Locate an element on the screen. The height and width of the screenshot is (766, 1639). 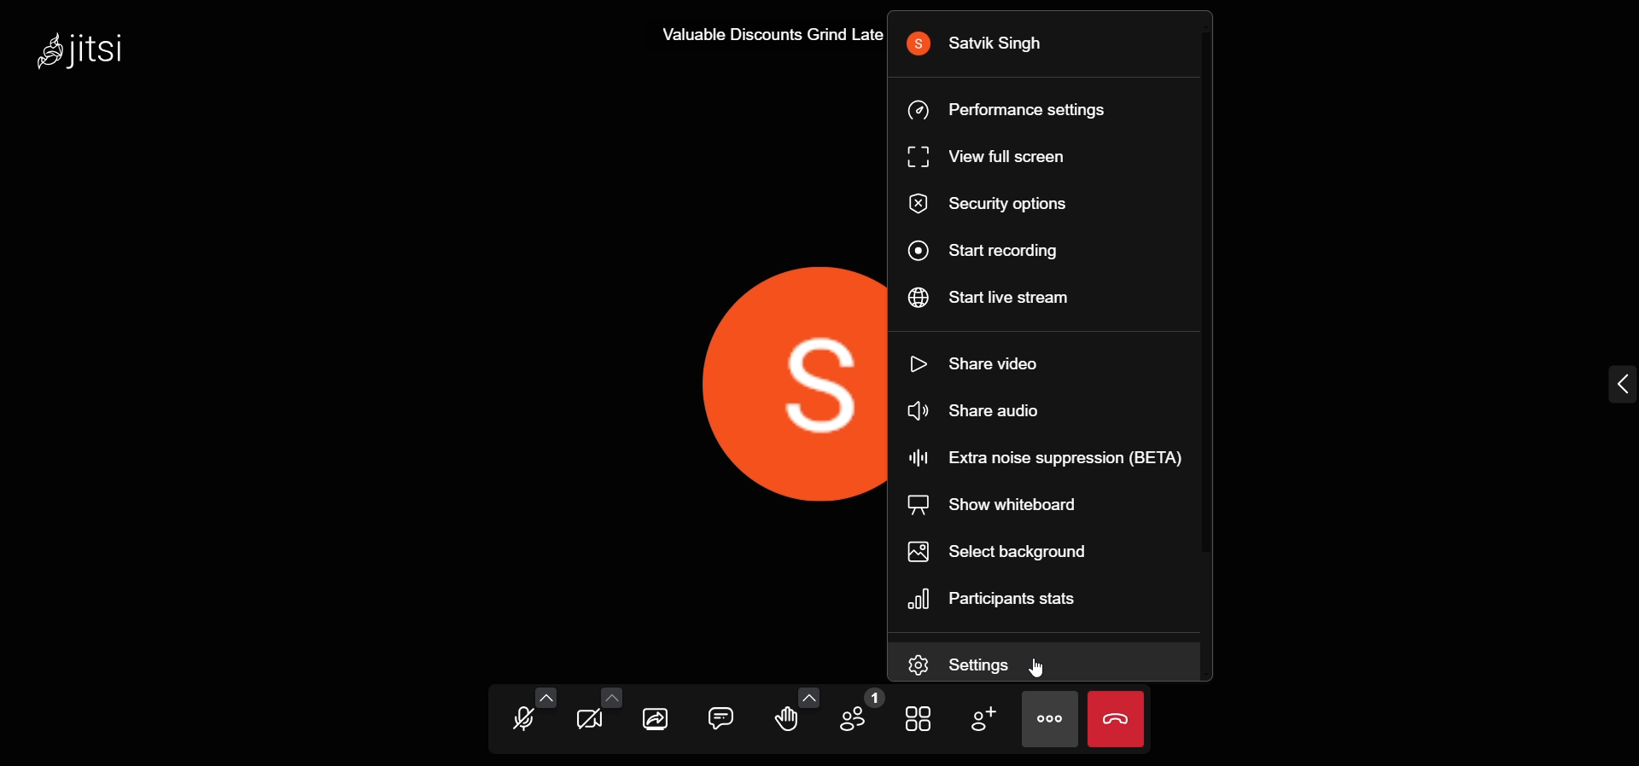
more video option is located at coordinates (614, 698).